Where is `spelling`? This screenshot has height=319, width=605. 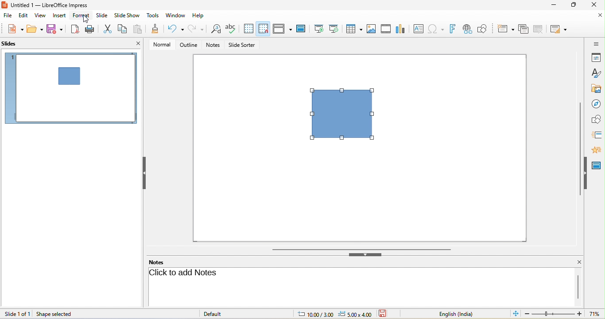
spelling is located at coordinates (231, 28).